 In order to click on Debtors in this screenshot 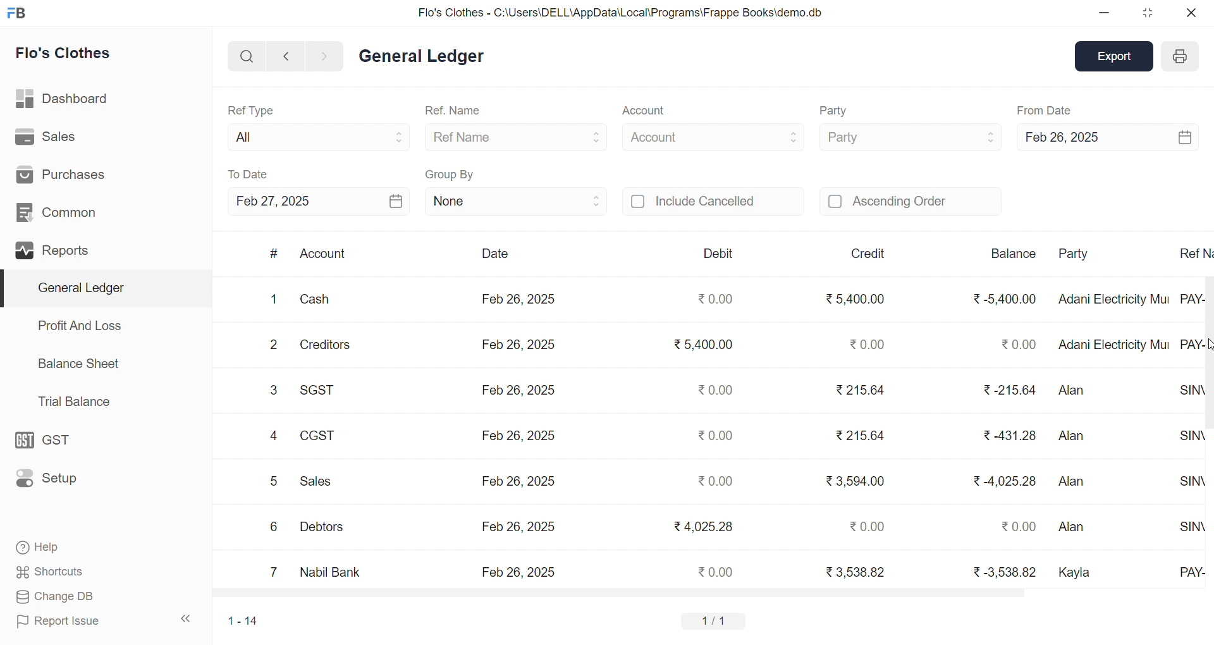, I will do `click(328, 526)`.